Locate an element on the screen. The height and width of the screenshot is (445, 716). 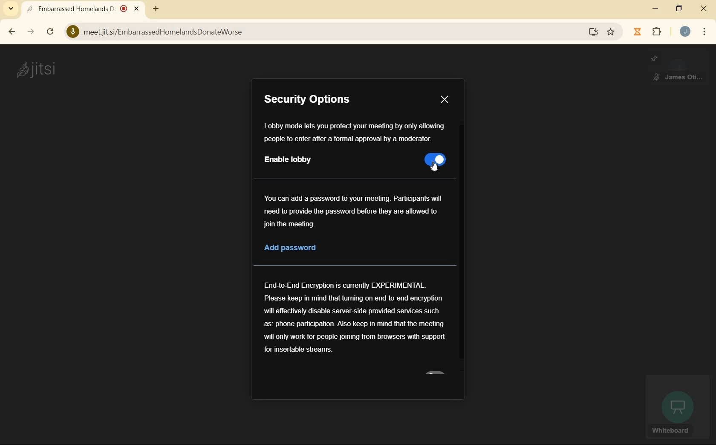
customize google chrome is located at coordinates (704, 32).